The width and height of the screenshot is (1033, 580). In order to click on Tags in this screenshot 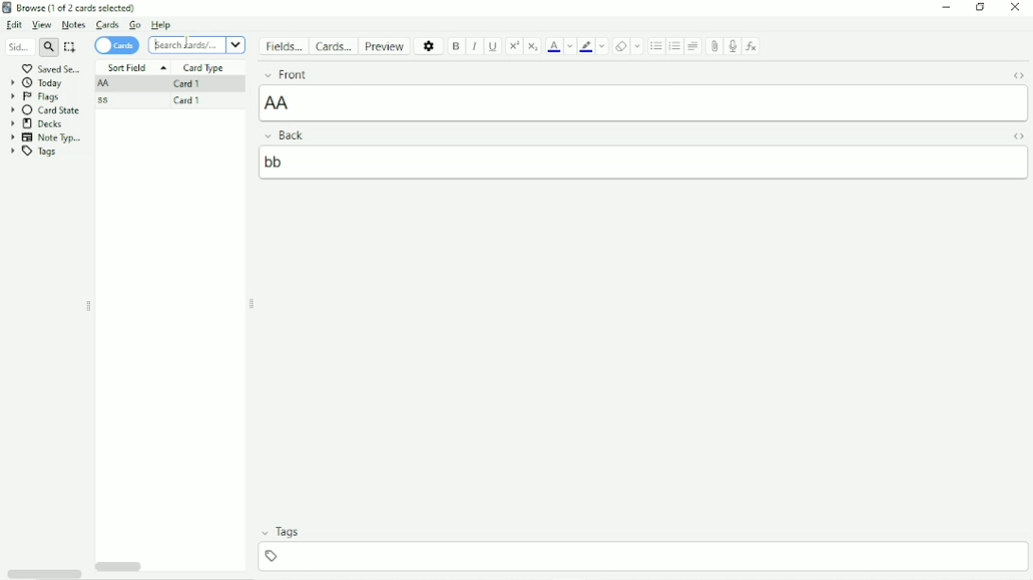, I will do `click(642, 533)`.